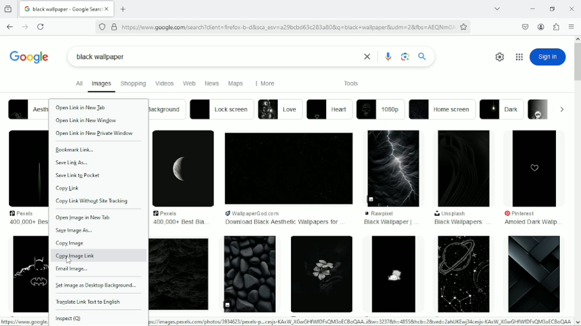 The height and width of the screenshot is (326, 581). I want to click on black wallpaper image, so click(250, 274).